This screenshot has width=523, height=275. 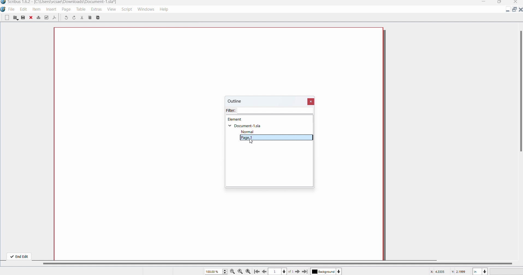 What do you see at coordinates (485, 2) in the screenshot?
I see `Minimize` at bounding box center [485, 2].